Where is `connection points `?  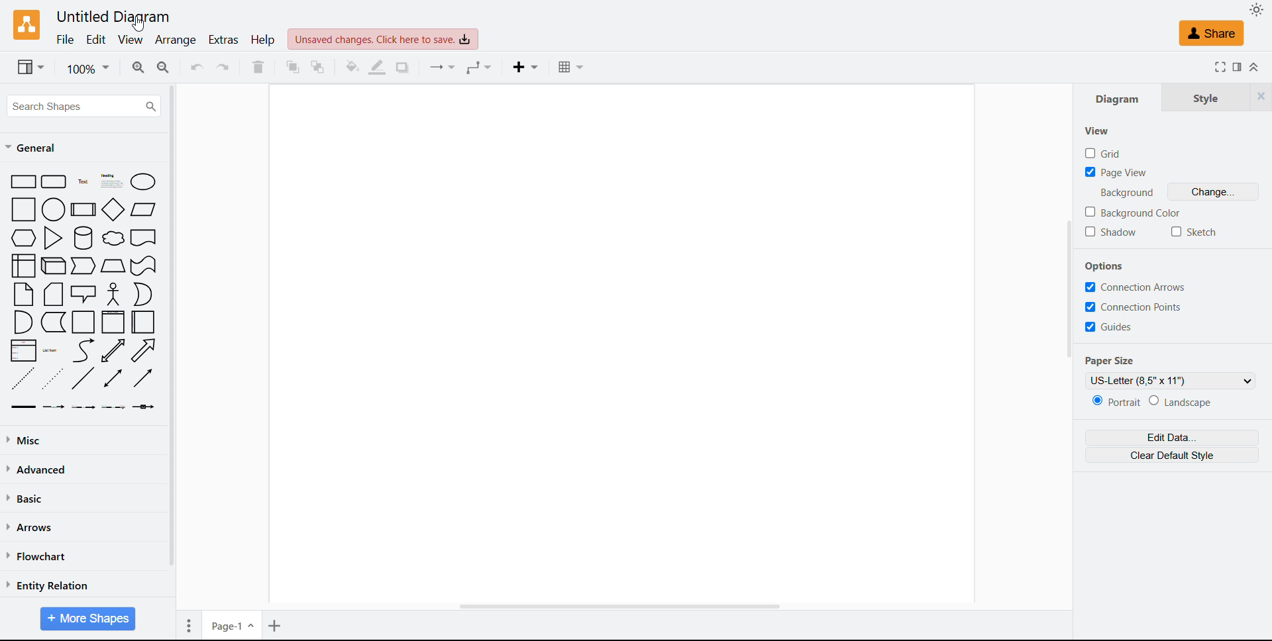 connection points  is located at coordinates (1136, 308).